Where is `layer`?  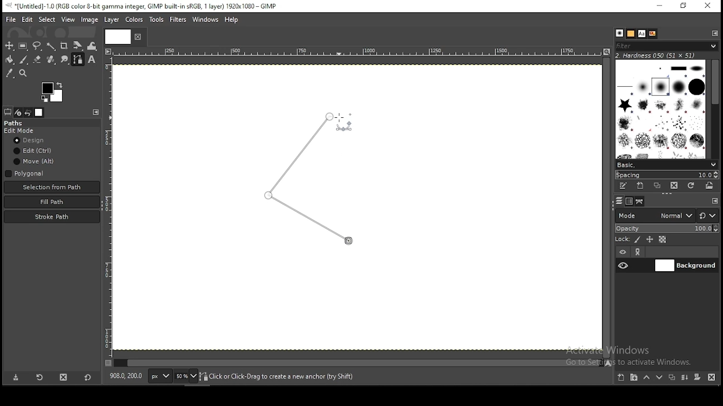 layer is located at coordinates (114, 20).